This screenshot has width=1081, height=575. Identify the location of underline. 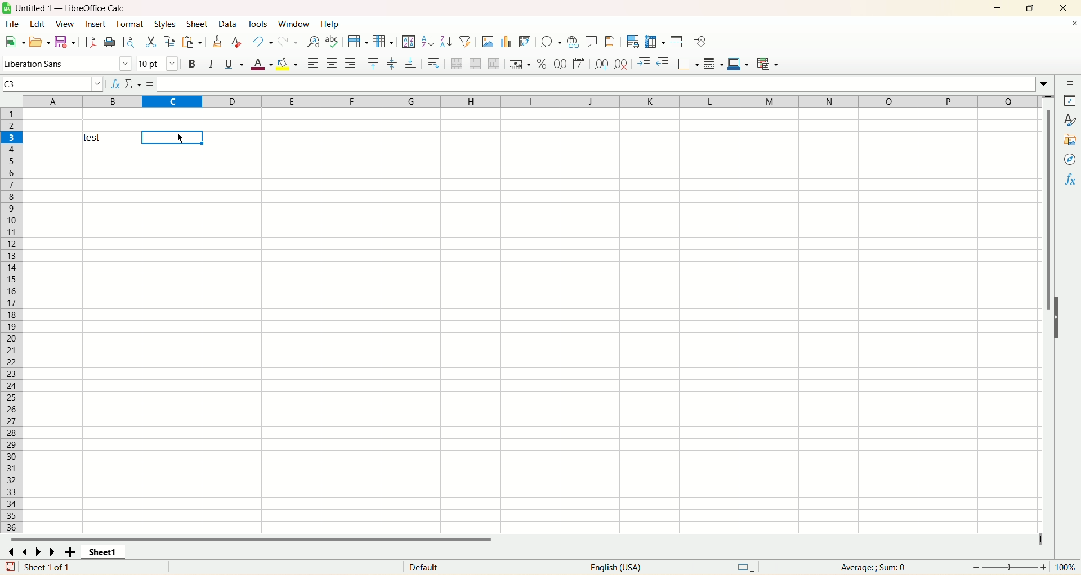
(234, 64).